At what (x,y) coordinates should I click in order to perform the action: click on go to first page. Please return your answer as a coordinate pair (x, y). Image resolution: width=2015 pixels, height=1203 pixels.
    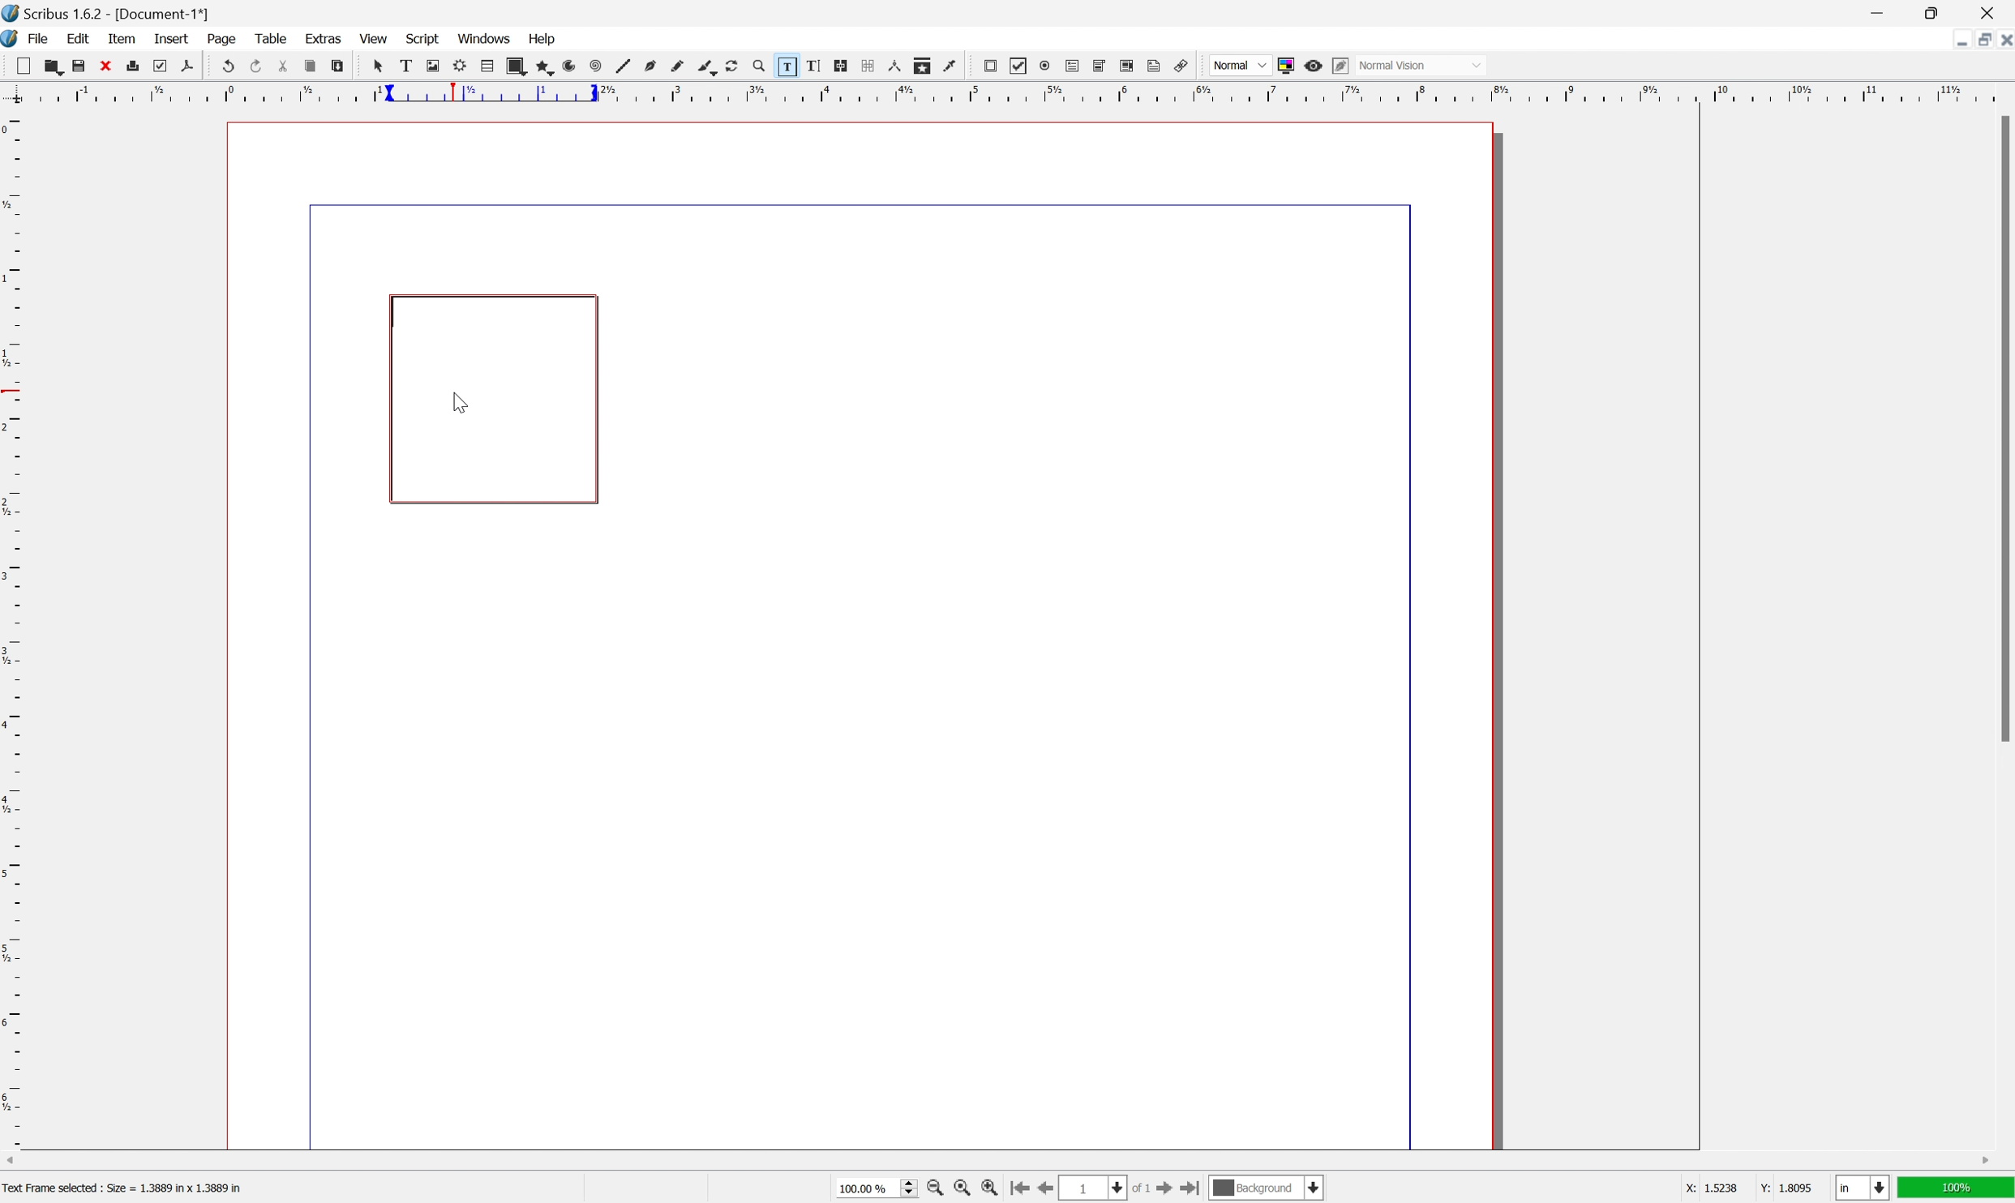
    Looking at the image, I should click on (1022, 1189).